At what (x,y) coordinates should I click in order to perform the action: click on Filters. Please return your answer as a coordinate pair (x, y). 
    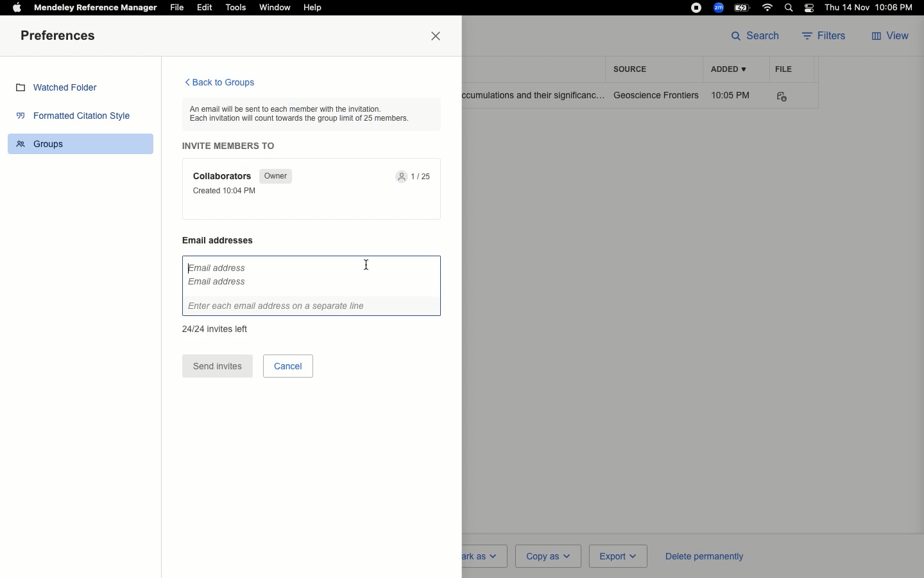
    Looking at the image, I should click on (828, 37).